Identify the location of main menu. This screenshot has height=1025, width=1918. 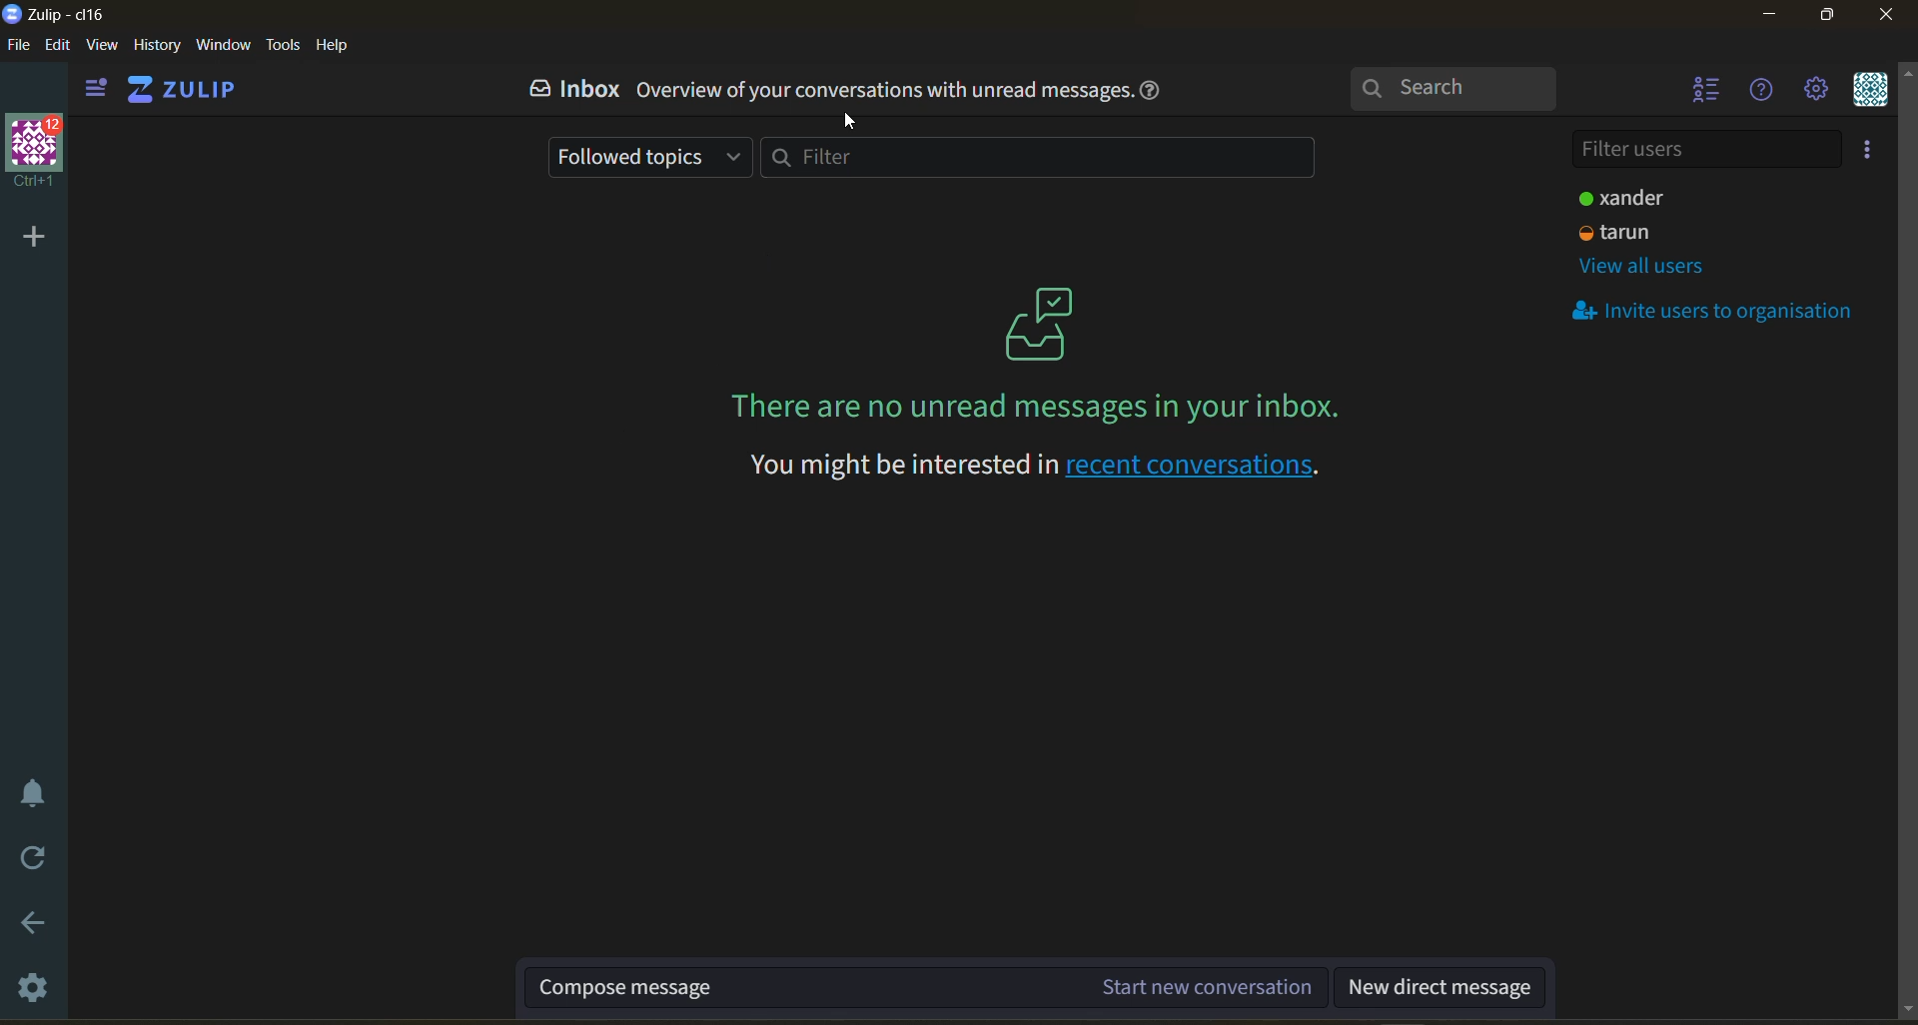
(1831, 89).